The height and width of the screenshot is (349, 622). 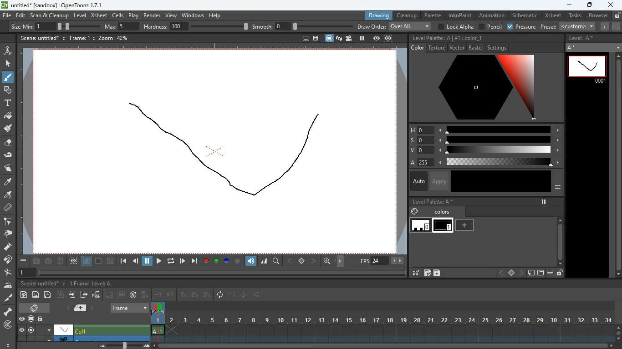 What do you see at coordinates (382, 261) in the screenshot?
I see `fps` at bounding box center [382, 261].